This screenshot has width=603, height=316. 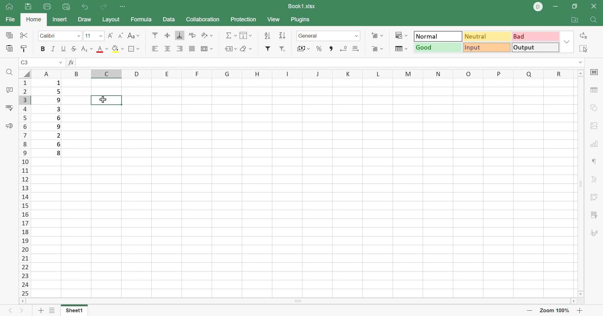 What do you see at coordinates (30, 7) in the screenshot?
I see `Save` at bounding box center [30, 7].